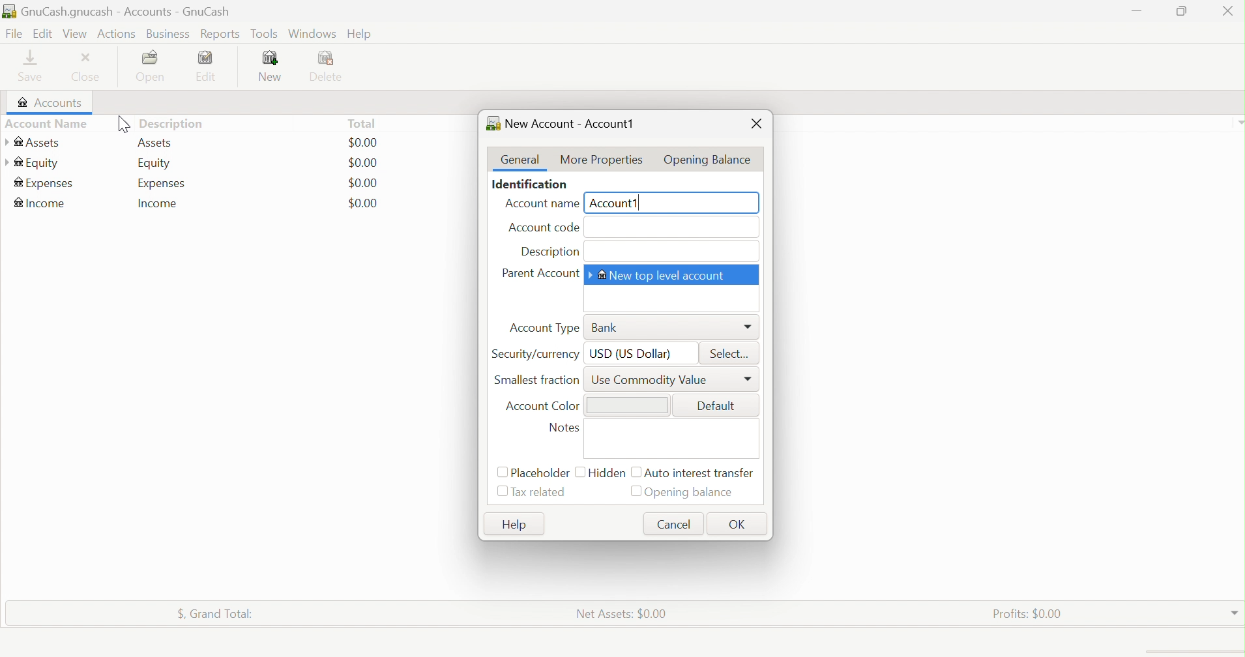 This screenshot has height=657, width=1245. Describe the element at coordinates (718, 405) in the screenshot. I see `Default` at that location.